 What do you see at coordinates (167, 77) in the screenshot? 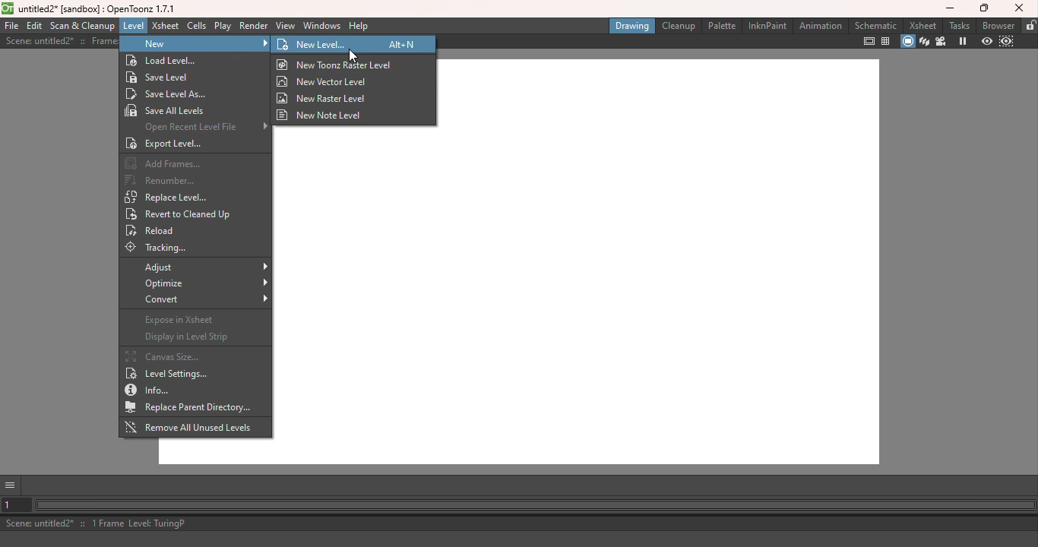
I see `Save level` at bounding box center [167, 77].